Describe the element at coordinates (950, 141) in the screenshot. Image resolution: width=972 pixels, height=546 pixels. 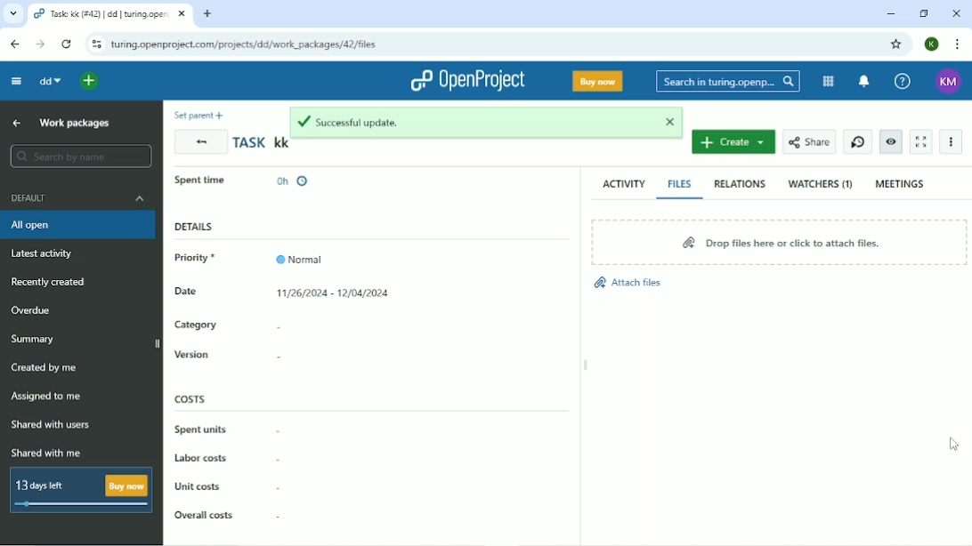
I see `More actions` at that location.